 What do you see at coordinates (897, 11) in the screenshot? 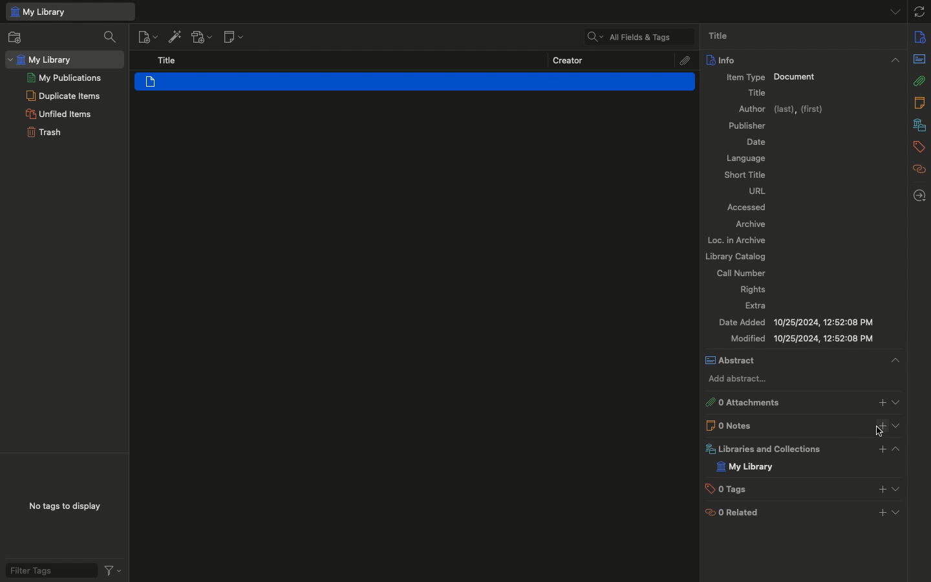
I see `Hide` at bounding box center [897, 11].